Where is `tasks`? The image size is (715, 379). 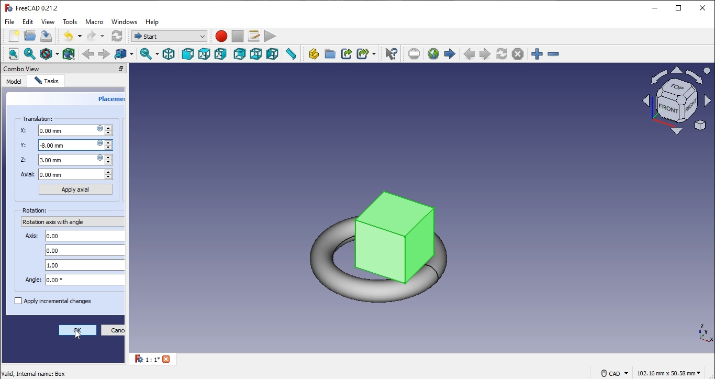
tasks is located at coordinates (46, 81).